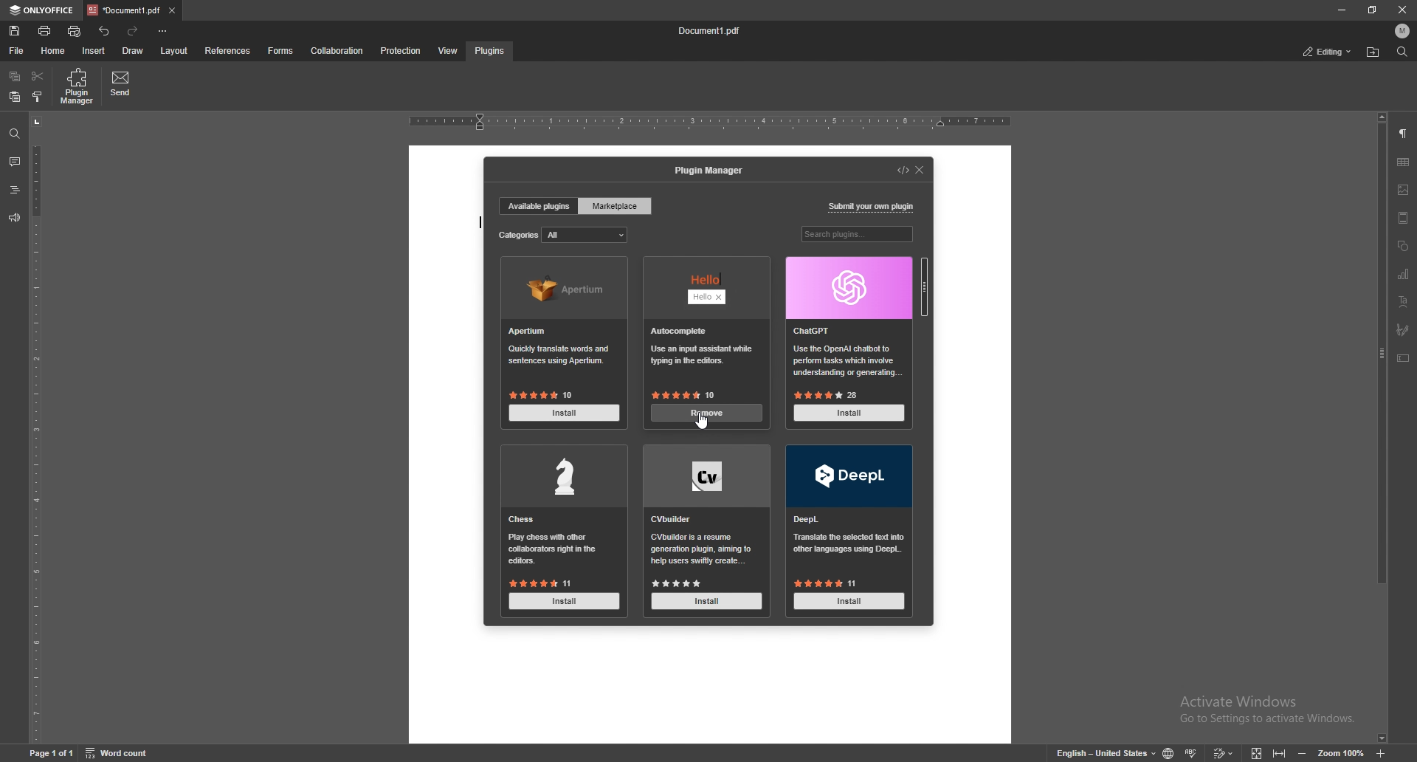 The image size is (1417, 762). What do you see at coordinates (1280, 752) in the screenshot?
I see `fit to width` at bounding box center [1280, 752].